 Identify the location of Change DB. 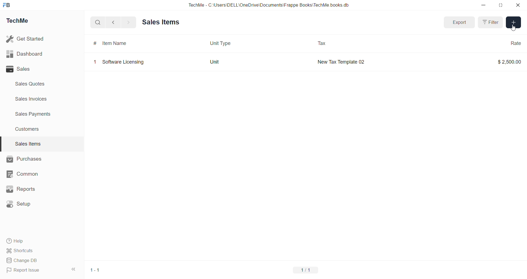
(22, 260).